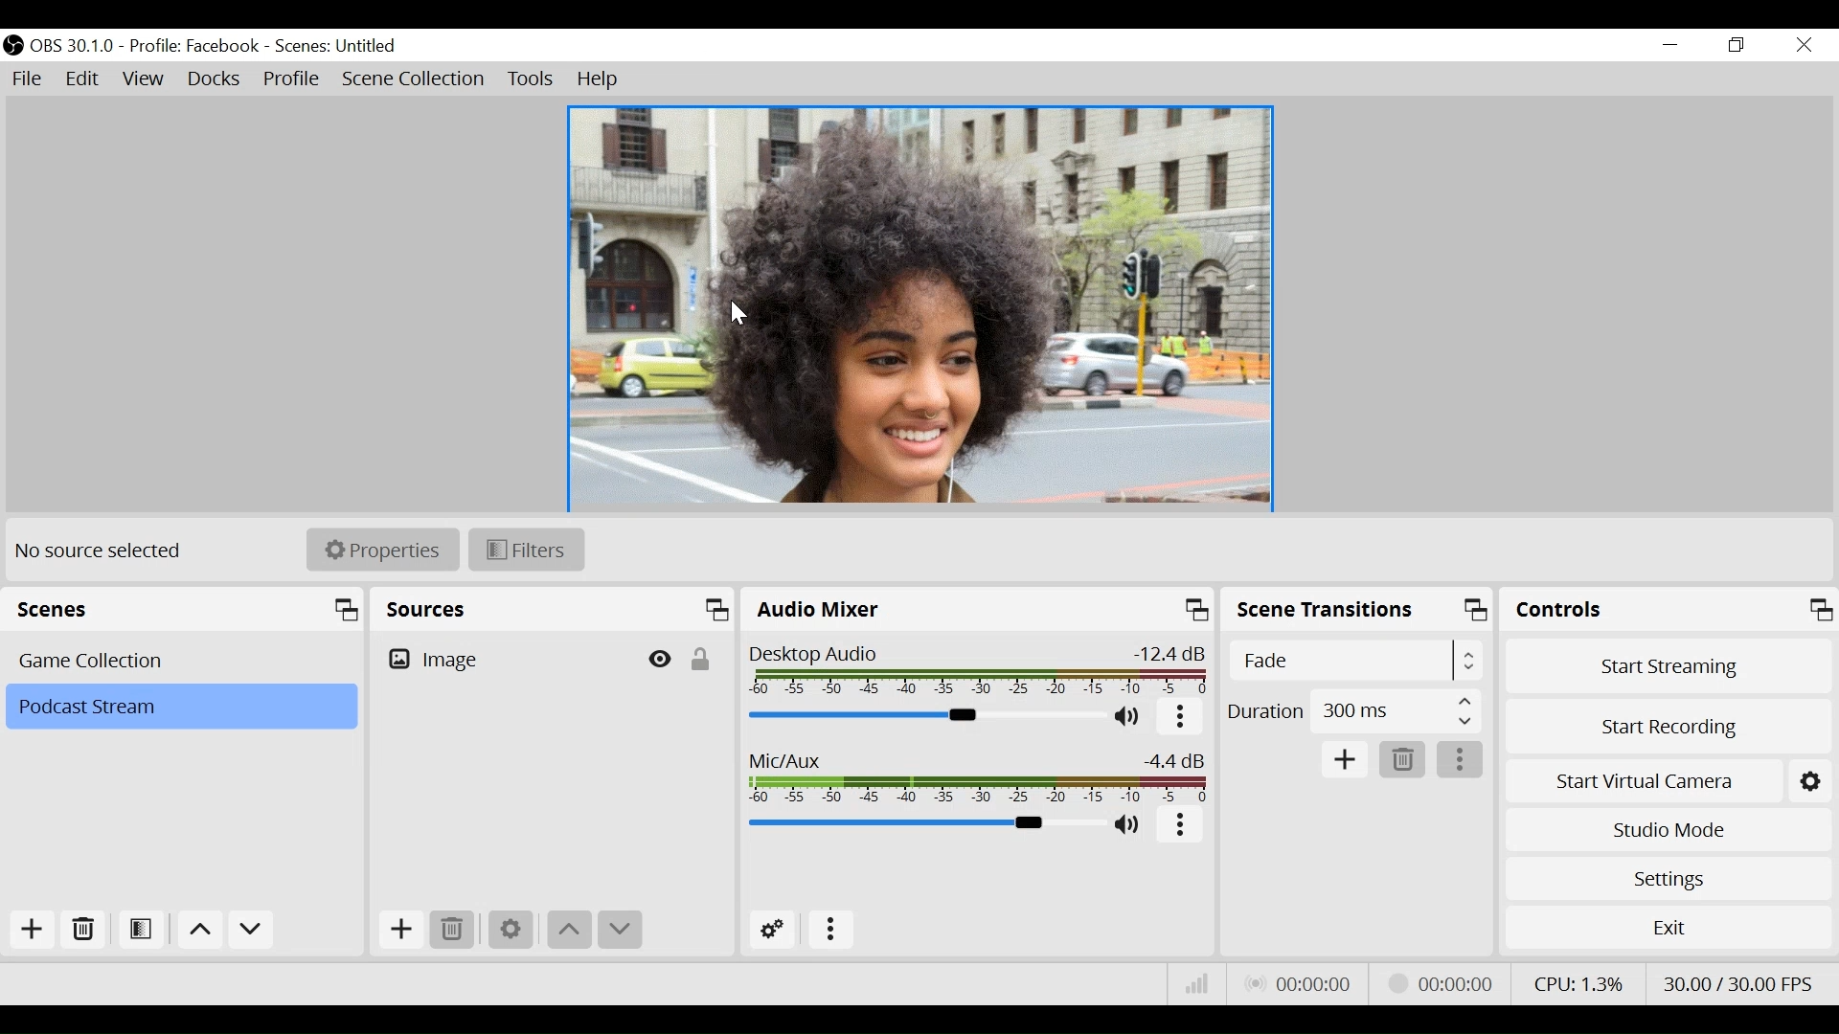 The height and width of the screenshot is (1034, 1839). I want to click on More options, so click(1181, 825).